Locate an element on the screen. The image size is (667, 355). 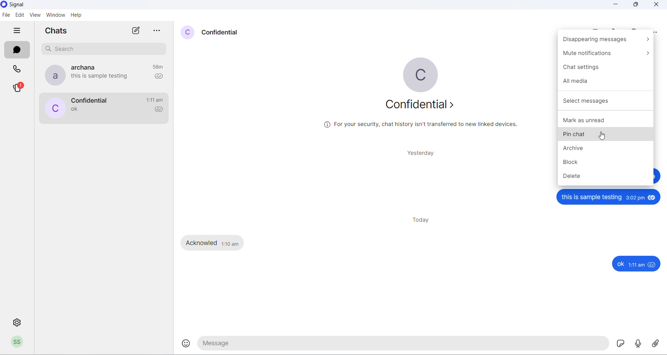
last message time is located at coordinates (155, 100).